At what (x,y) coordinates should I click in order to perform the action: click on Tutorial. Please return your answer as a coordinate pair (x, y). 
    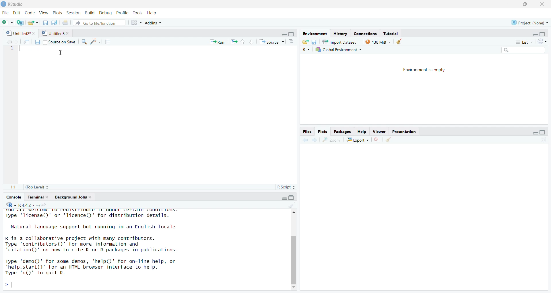
    Looking at the image, I should click on (393, 33).